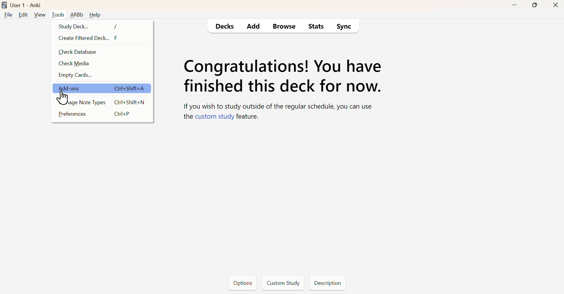  I want to click on Deck Status, so click(281, 91).